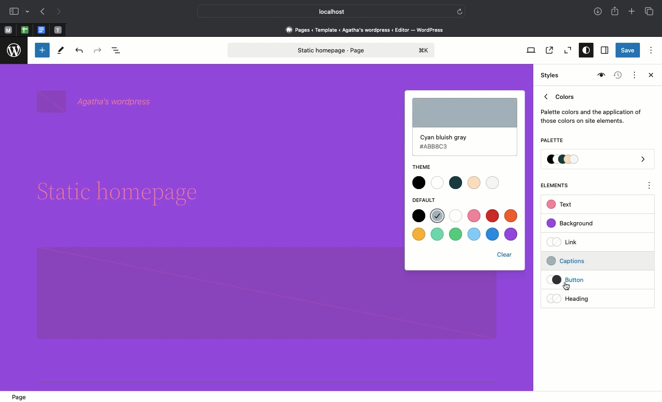 The width and height of the screenshot is (662, 402). Describe the element at coordinates (566, 51) in the screenshot. I see `Zoom out` at that location.